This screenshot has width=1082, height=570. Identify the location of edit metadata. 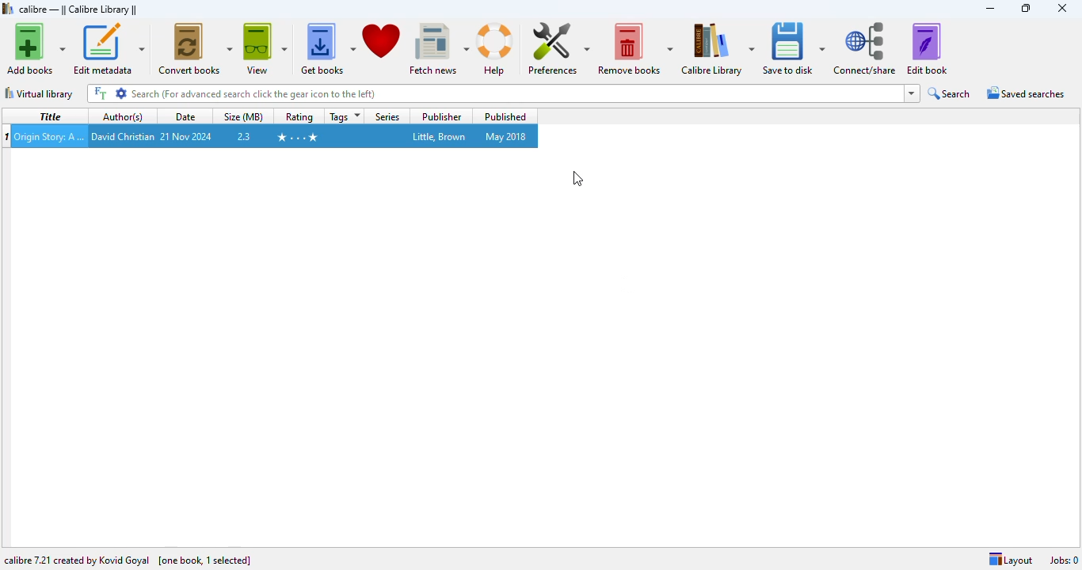
(109, 49).